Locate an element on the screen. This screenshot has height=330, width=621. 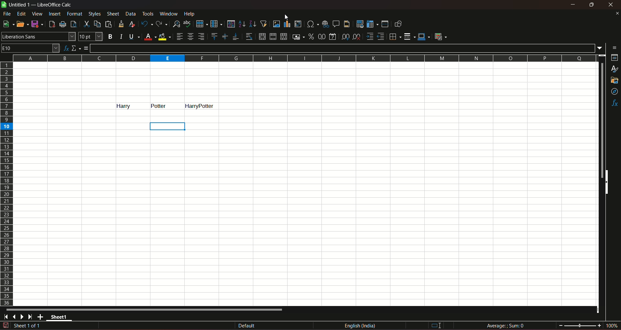
expand formula bar is located at coordinates (601, 47).